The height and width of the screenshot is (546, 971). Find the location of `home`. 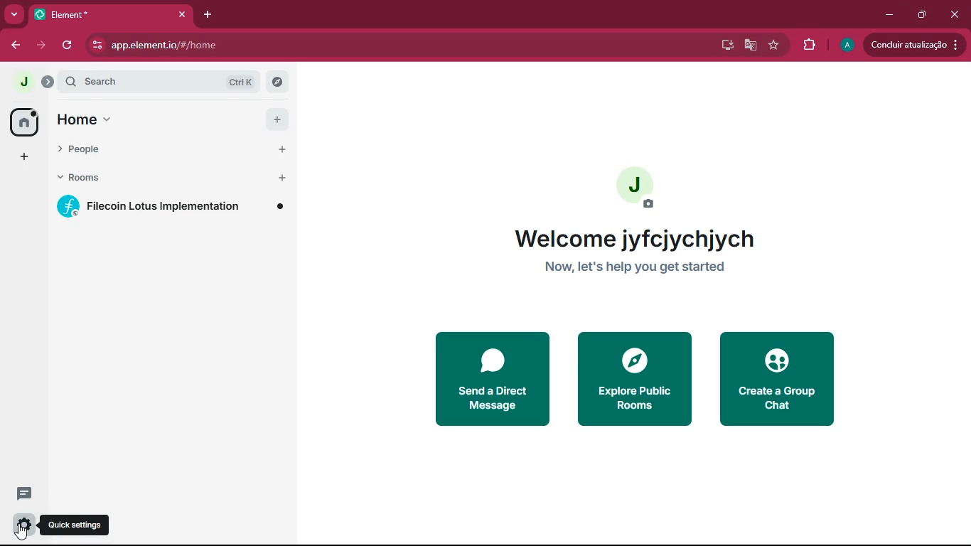

home is located at coordinates (148, 122).